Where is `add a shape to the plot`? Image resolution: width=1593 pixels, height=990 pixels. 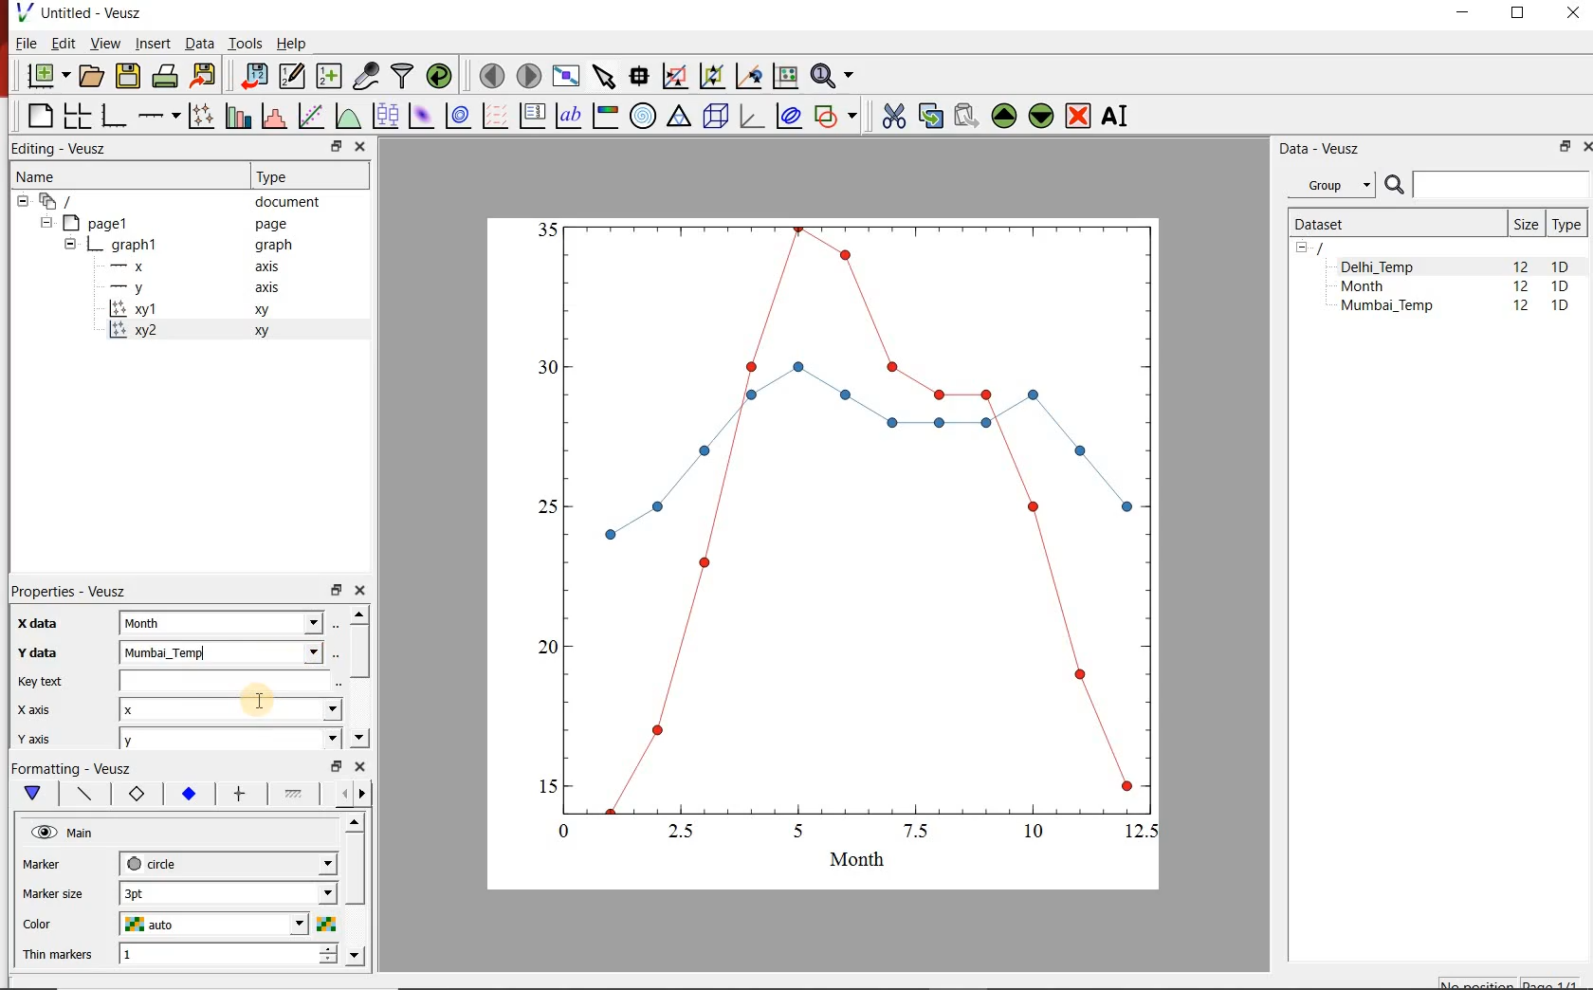
add a shape to the plot is located at coordinates (835, 118).